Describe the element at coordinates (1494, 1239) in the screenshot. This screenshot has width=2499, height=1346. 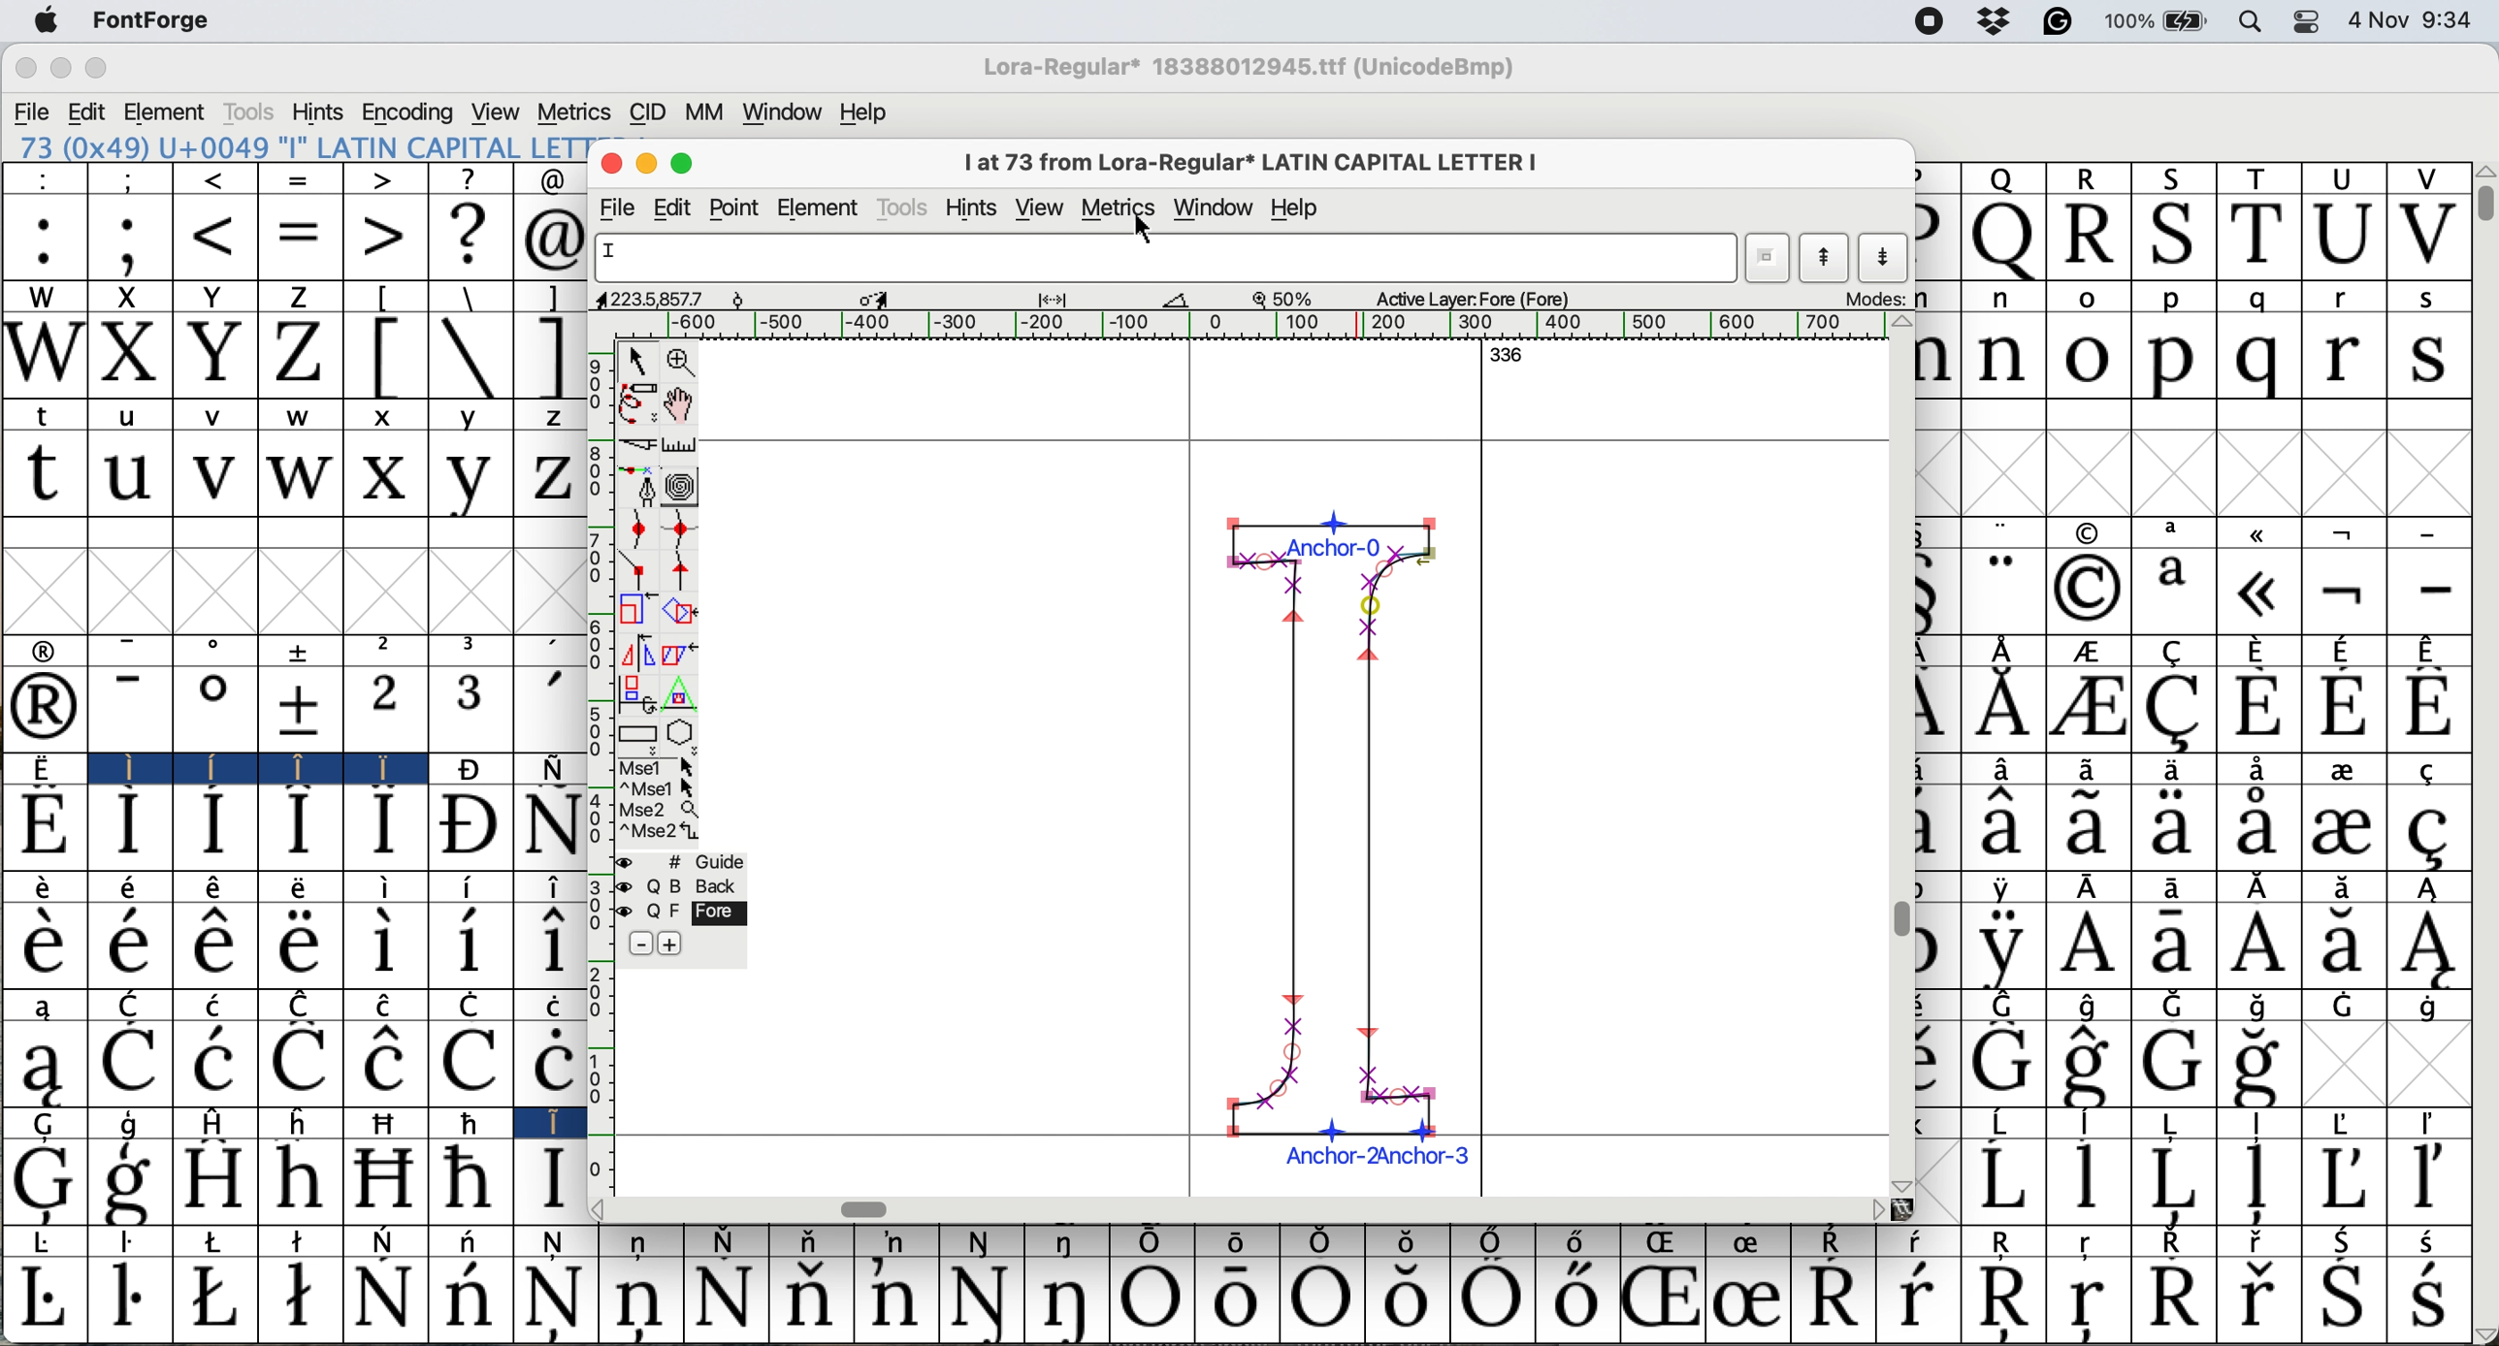
I see `Symbol` at that location.